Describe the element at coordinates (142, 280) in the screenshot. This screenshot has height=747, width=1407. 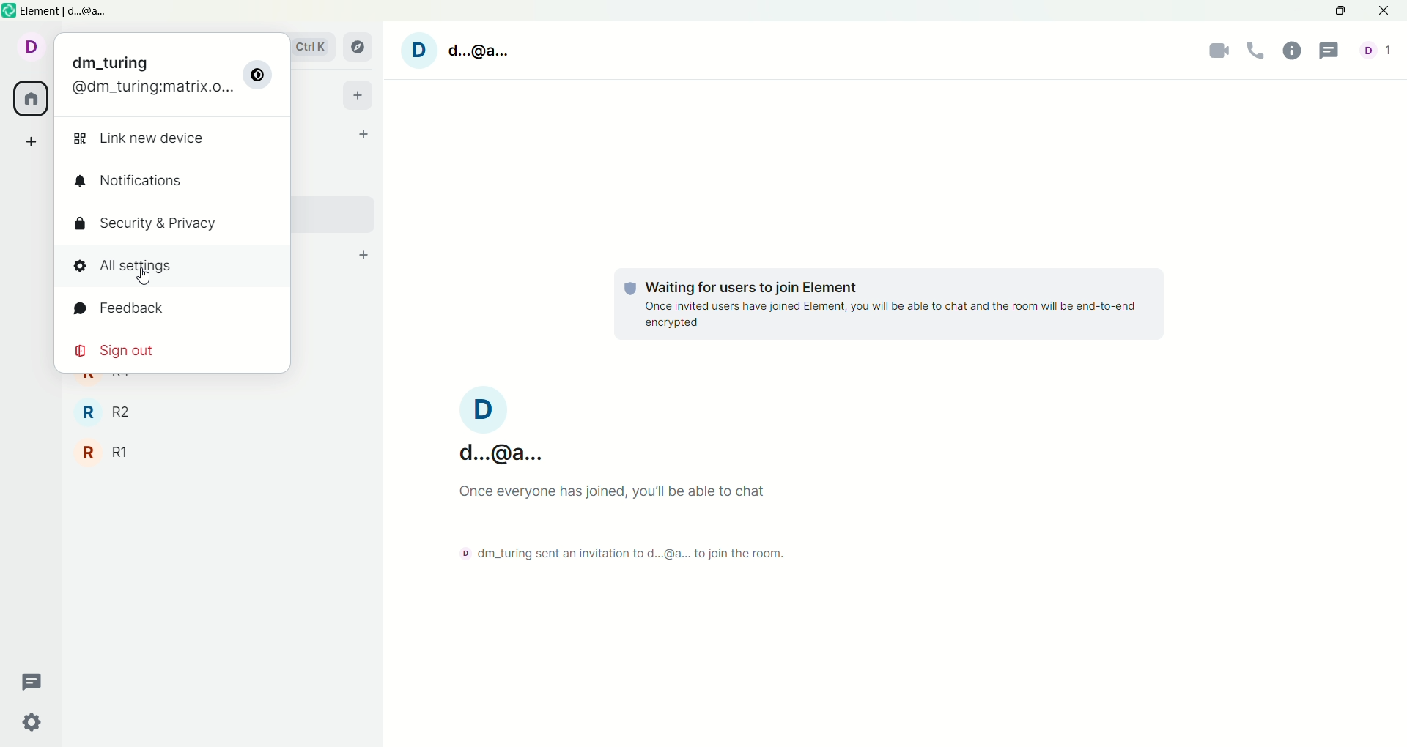
I see `cursor` at that location.